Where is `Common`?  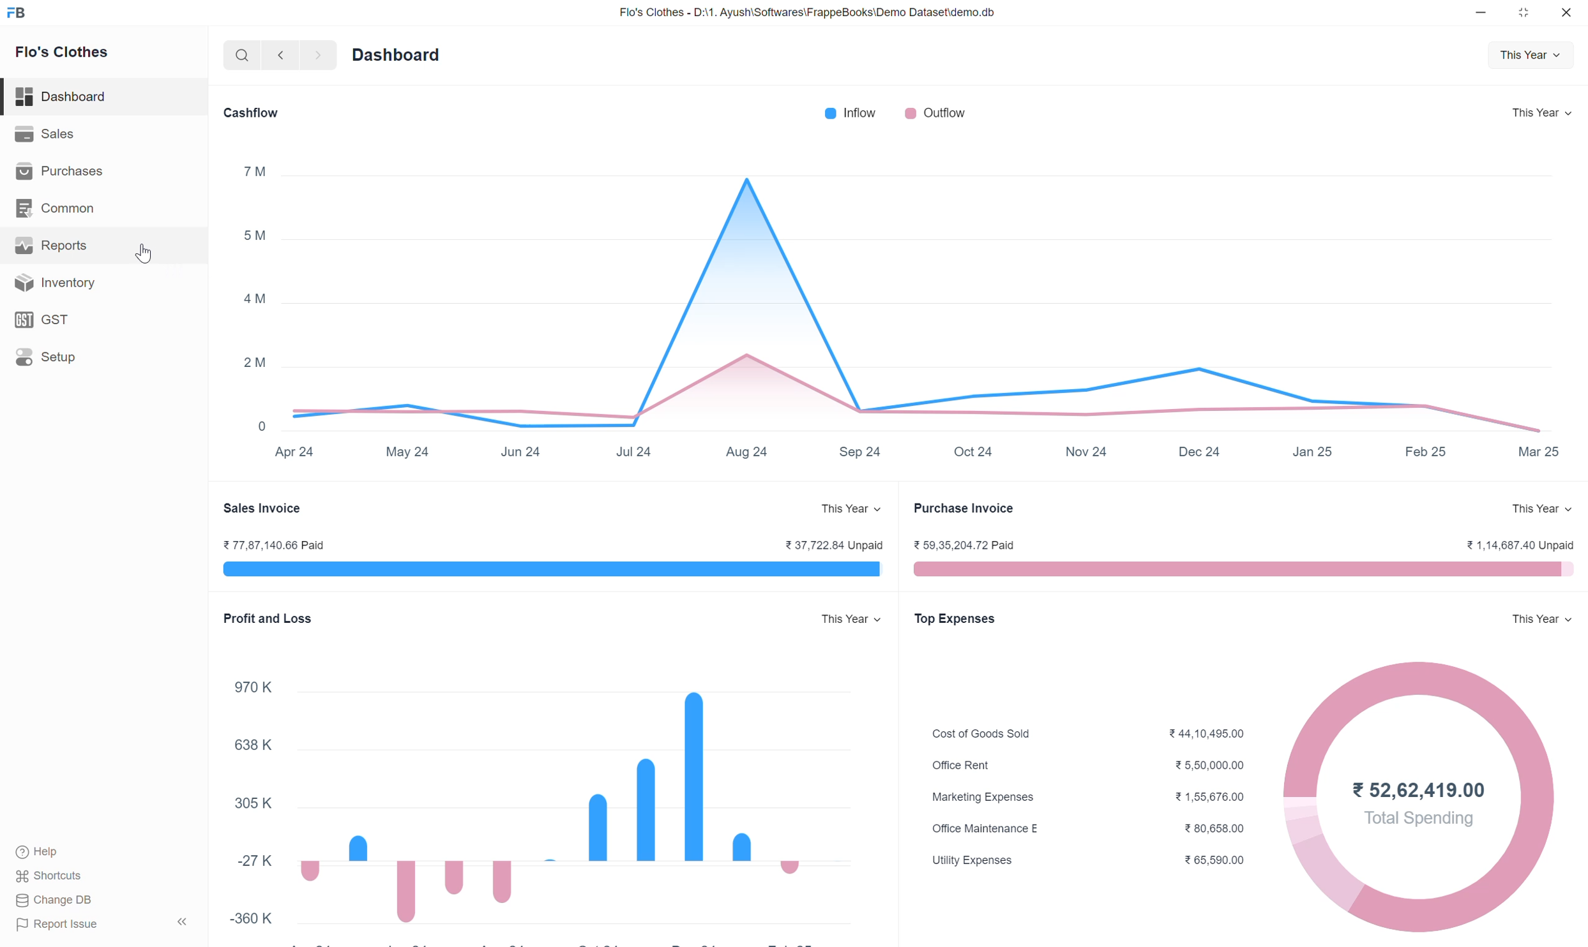
Common is located at coordinates (73, 209).